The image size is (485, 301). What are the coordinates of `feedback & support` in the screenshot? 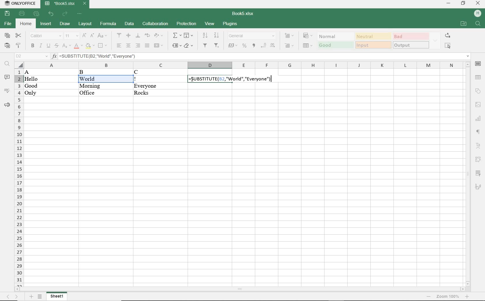 It's located at (7, 106).